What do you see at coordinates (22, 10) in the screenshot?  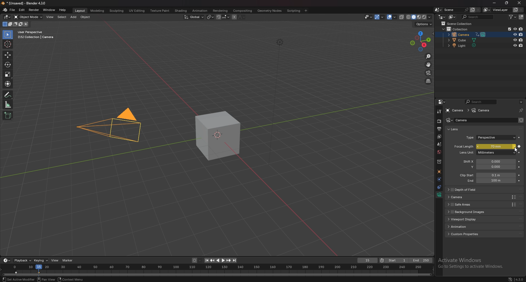 I see `edit` at bounding box center [22, 10].